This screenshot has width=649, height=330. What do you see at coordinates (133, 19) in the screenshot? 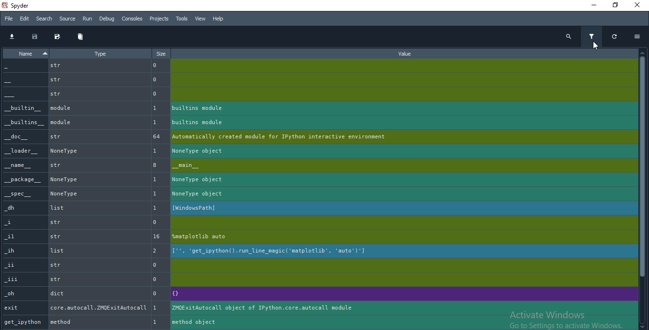
I see `Consoles` at bounding box center [133, 19].